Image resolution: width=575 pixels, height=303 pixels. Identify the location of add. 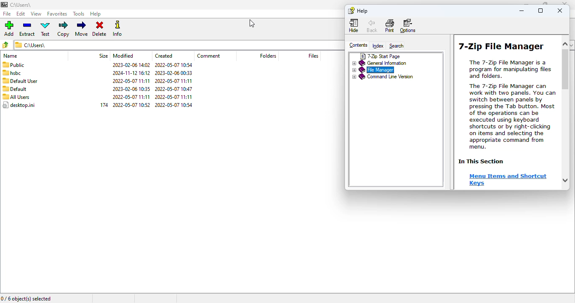
(9, 29).